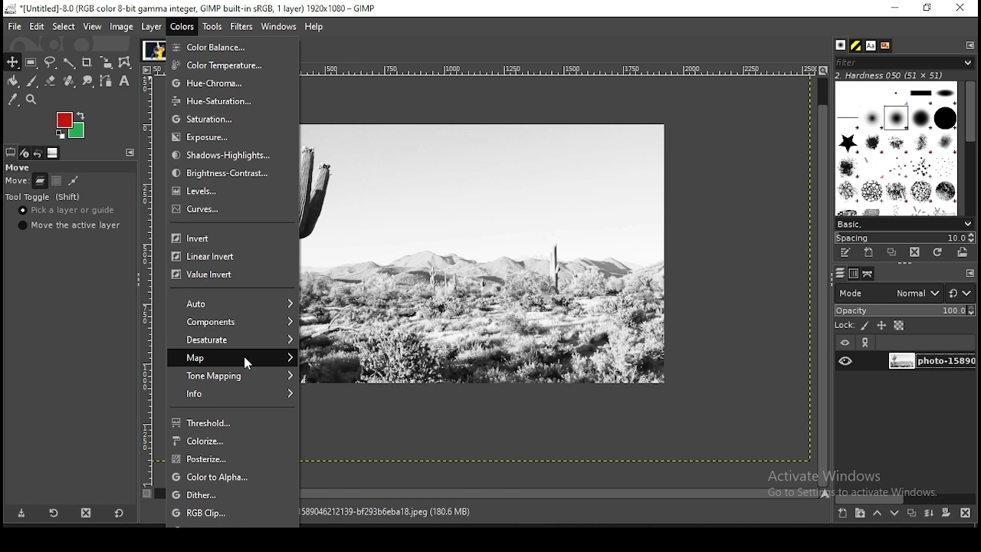 The width and height of the screenshot is (981, 552). What do you see at coordinates (910, 513) in the screenshot?
I see `duplicate this layer` at bounding box center [910, 513].